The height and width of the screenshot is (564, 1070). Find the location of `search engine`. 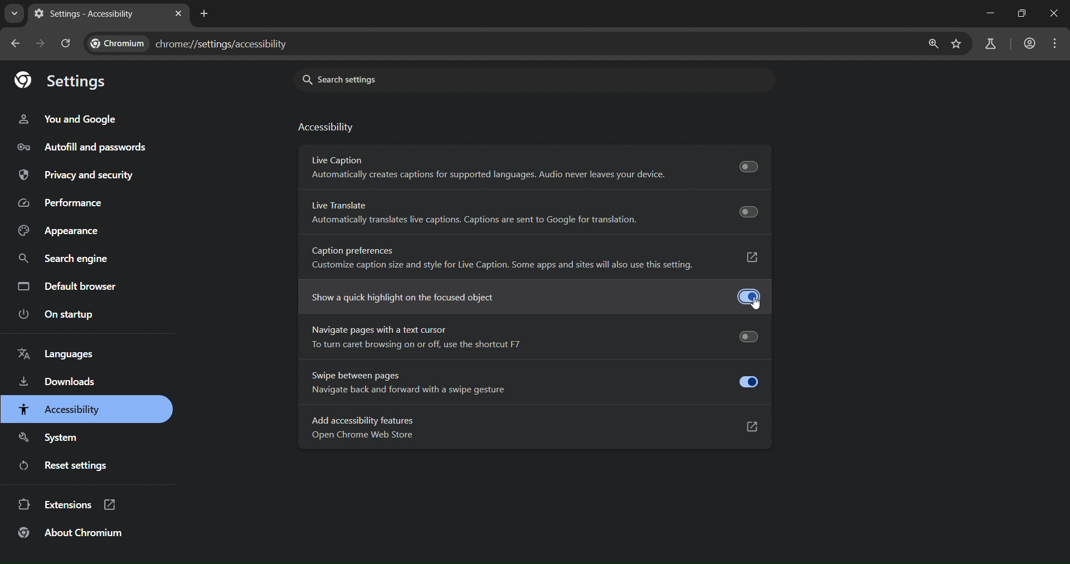

search engine is located at coordinates (65, 259).